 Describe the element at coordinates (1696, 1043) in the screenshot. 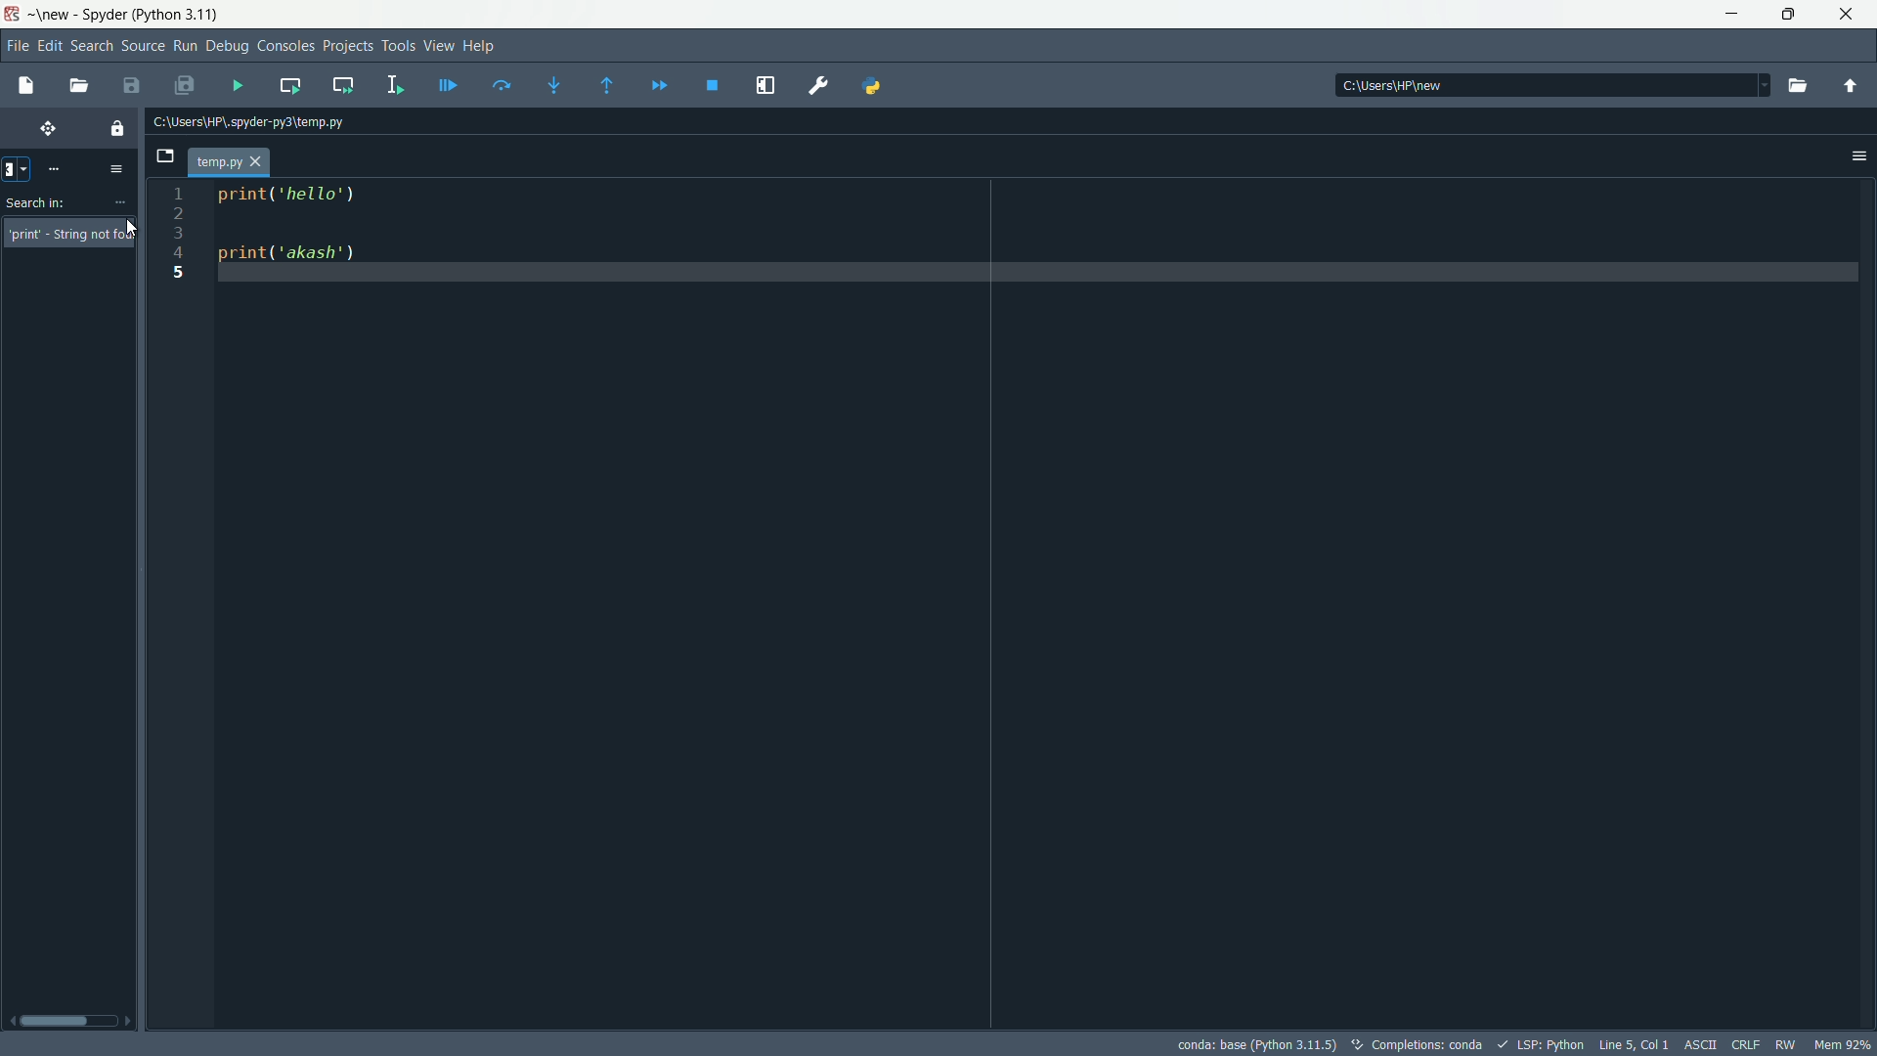

I see `ASCII` at that location.